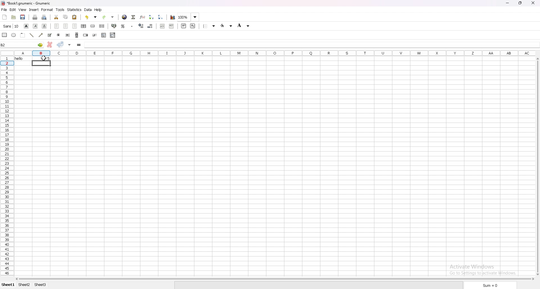 This screenshot has width=540, height=289. Describe the element at coordinates (24, 285) in the screenshot. I see `tab` at that location.